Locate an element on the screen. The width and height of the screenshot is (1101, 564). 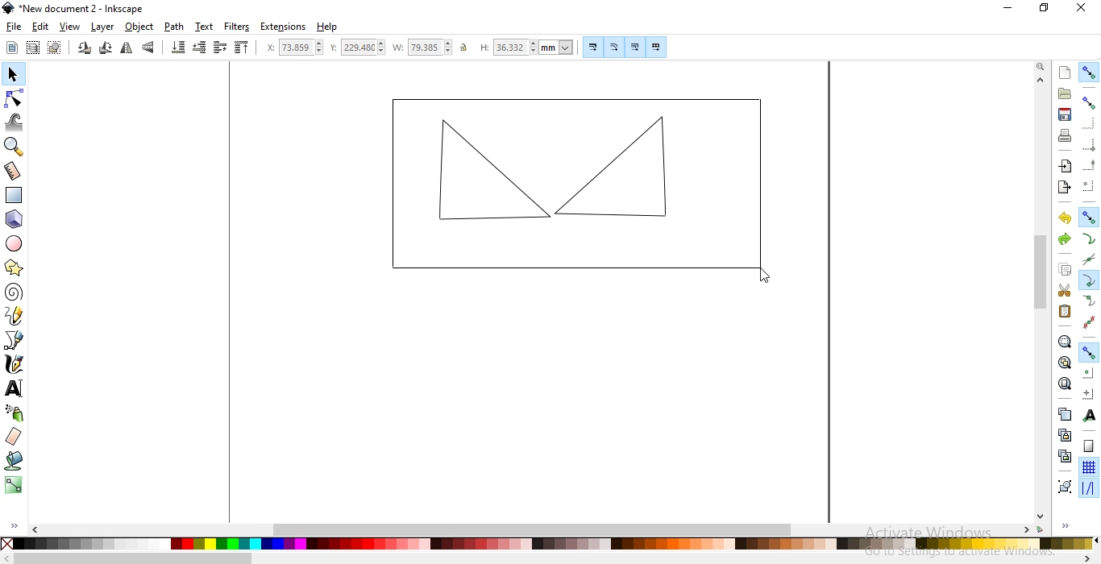
snap centers of objects is located at coordinates (1089, 372).